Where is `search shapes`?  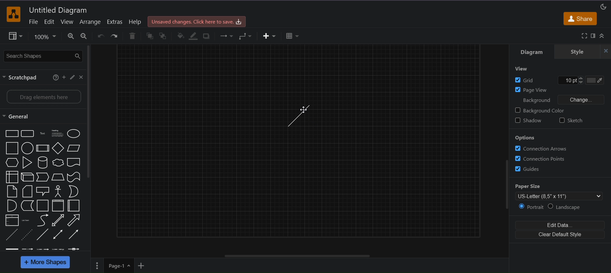 search shapes is located at coordinates (43, 56).